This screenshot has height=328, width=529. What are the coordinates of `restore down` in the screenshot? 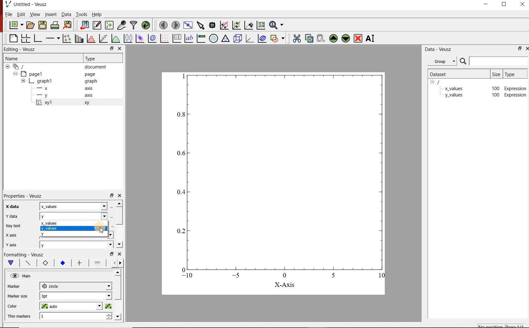 It's located at (518, 48).